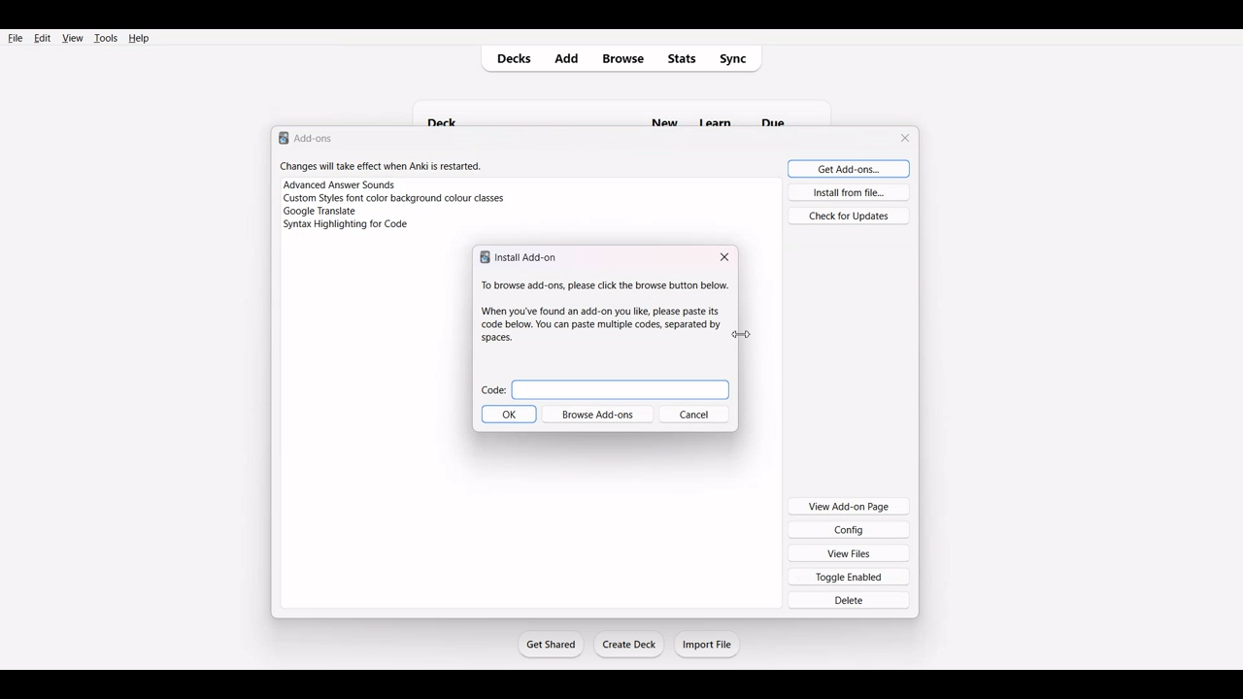 Image resolution: width=1243 pixels, height=699 pixels. Describe the element at coordinates (307, 137) in the screenshot. I see `Text 1` at that location.